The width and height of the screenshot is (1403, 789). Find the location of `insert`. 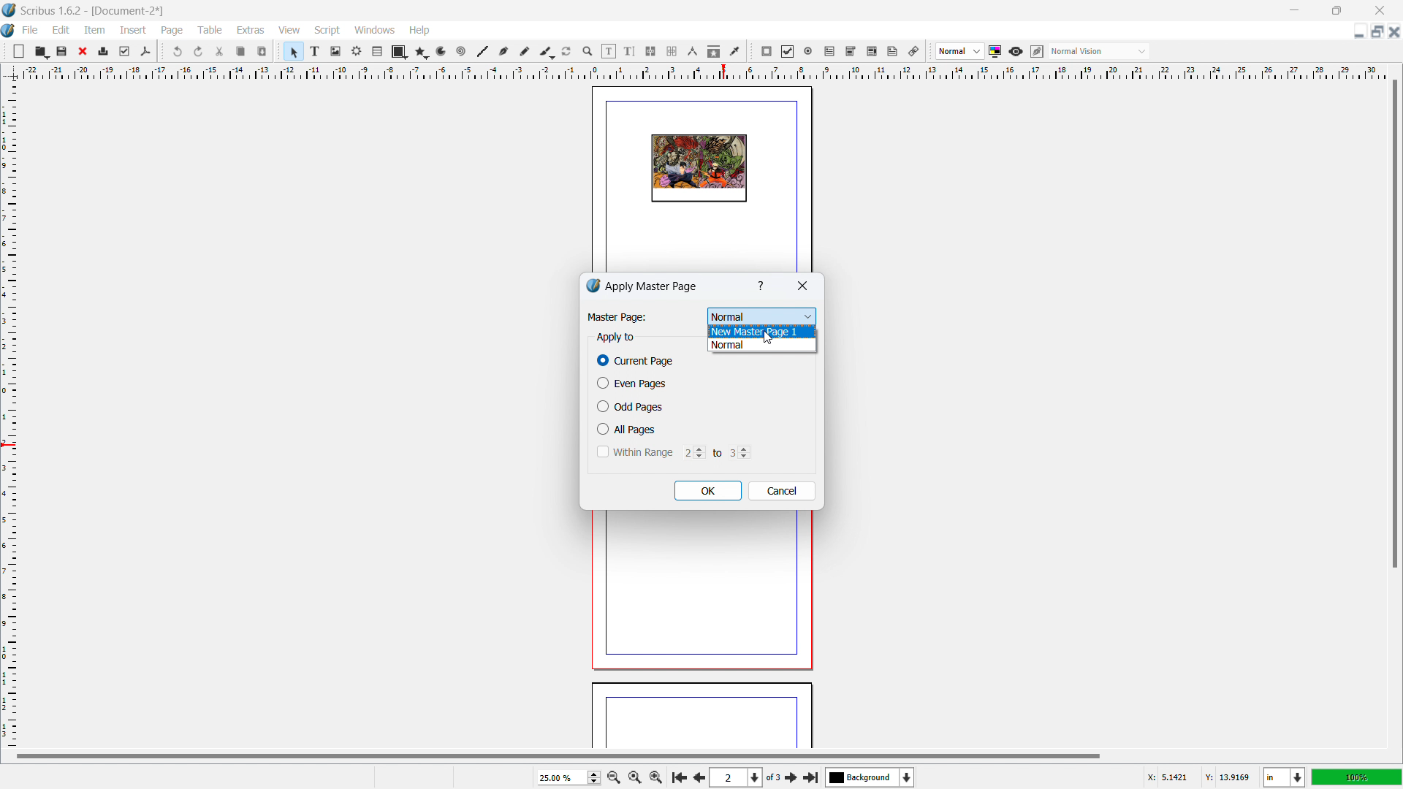

insert is located at coordinates (134, 30).